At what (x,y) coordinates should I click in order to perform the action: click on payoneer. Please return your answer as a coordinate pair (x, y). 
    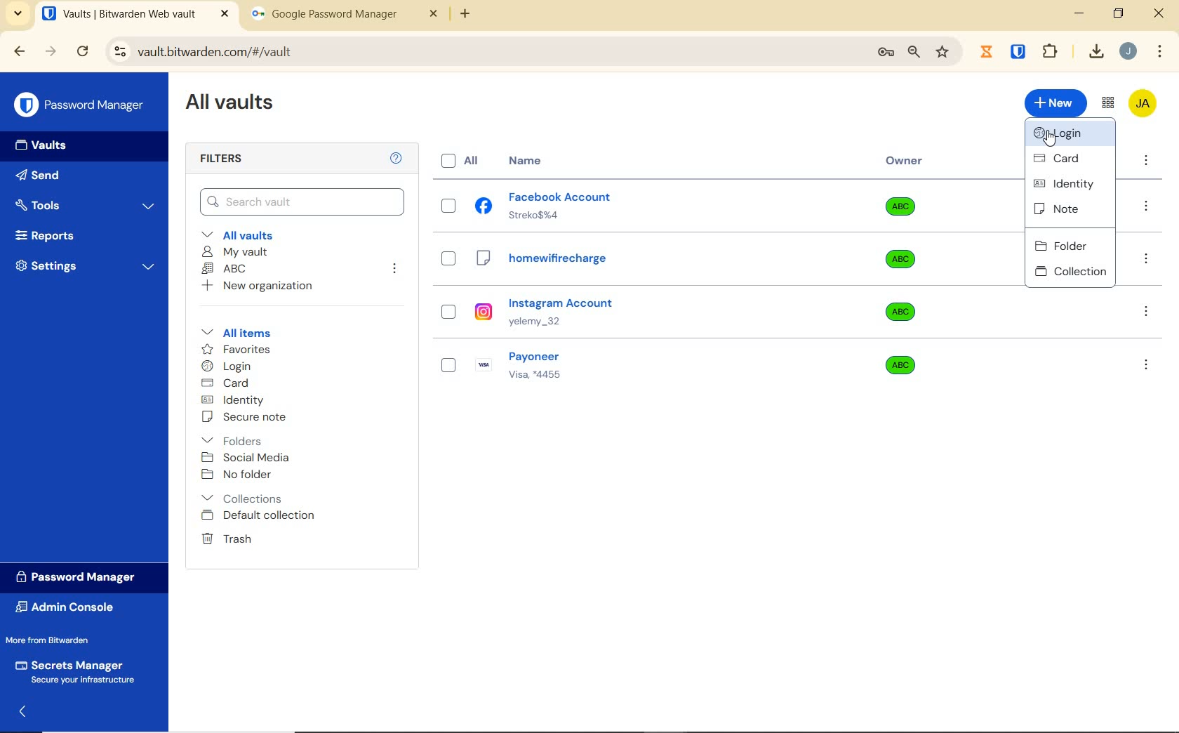
    Looking at the image, I should click on (527, 365).